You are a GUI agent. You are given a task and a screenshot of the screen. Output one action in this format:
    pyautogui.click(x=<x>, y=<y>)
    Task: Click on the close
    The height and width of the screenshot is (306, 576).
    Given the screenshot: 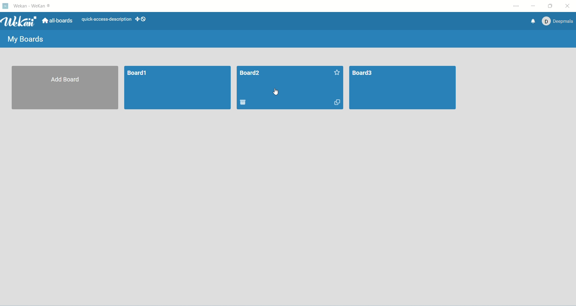 What is the action you would take?
    pyautogui.click(x=565, y=7)
    